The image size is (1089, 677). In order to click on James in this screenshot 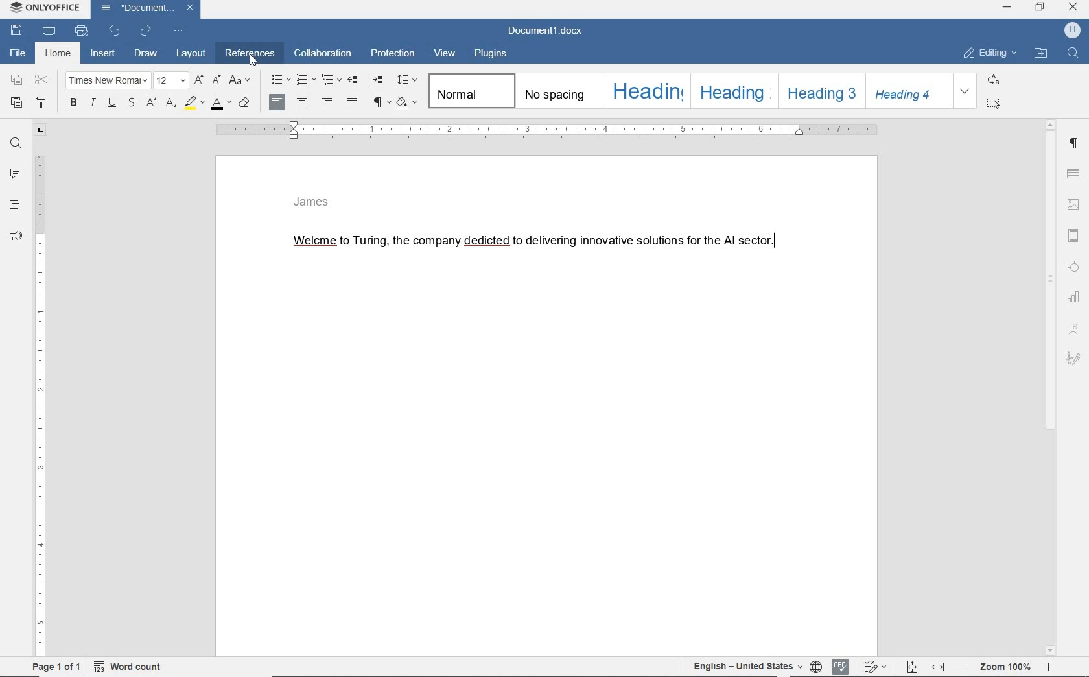, I will do `click(312, 203)`.